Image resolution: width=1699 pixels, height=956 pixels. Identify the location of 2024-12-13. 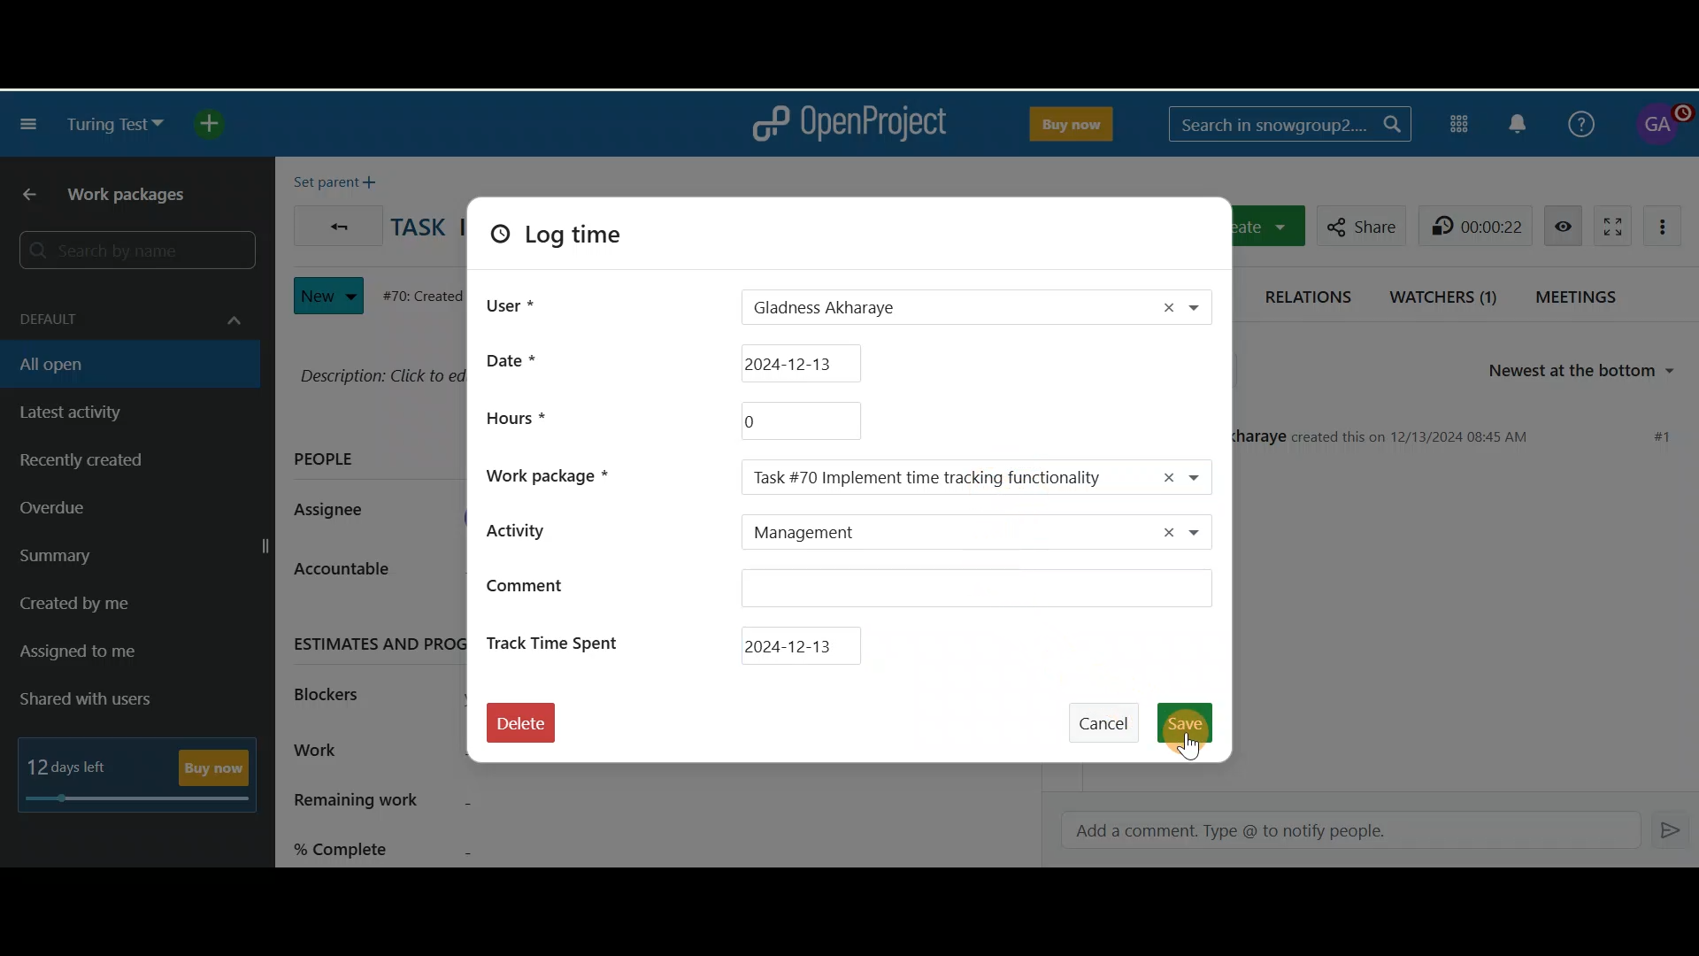
(803, 363).